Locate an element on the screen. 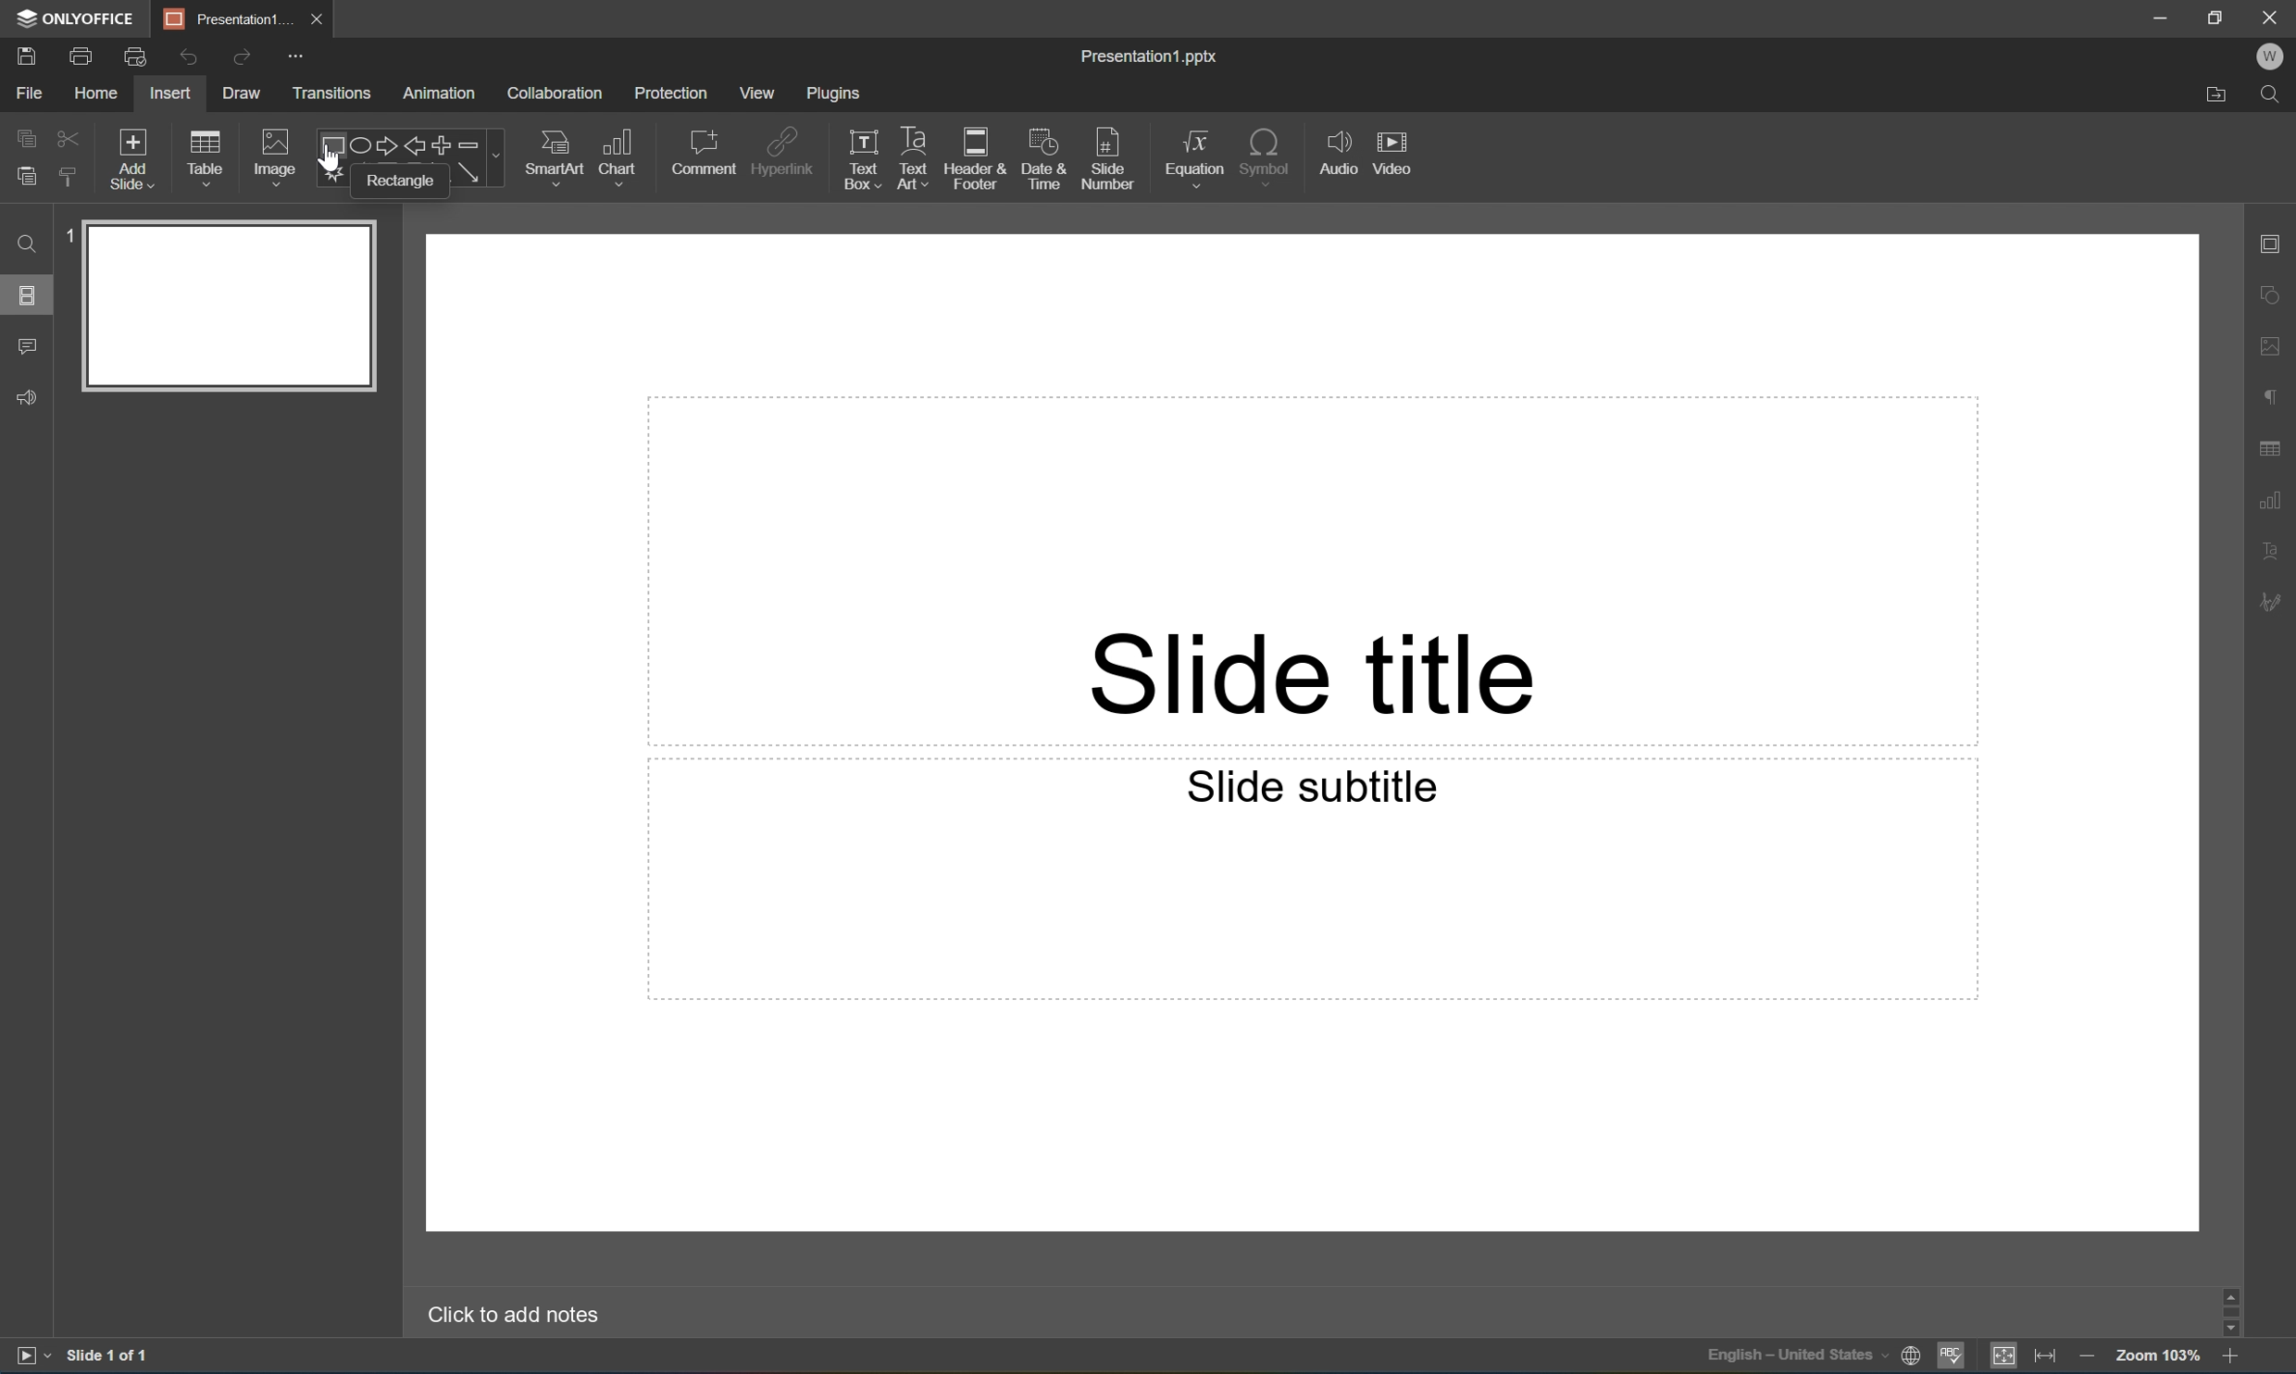 This screenshot has width=2296, height=1374. Video is located at coordinates (1391, 151).